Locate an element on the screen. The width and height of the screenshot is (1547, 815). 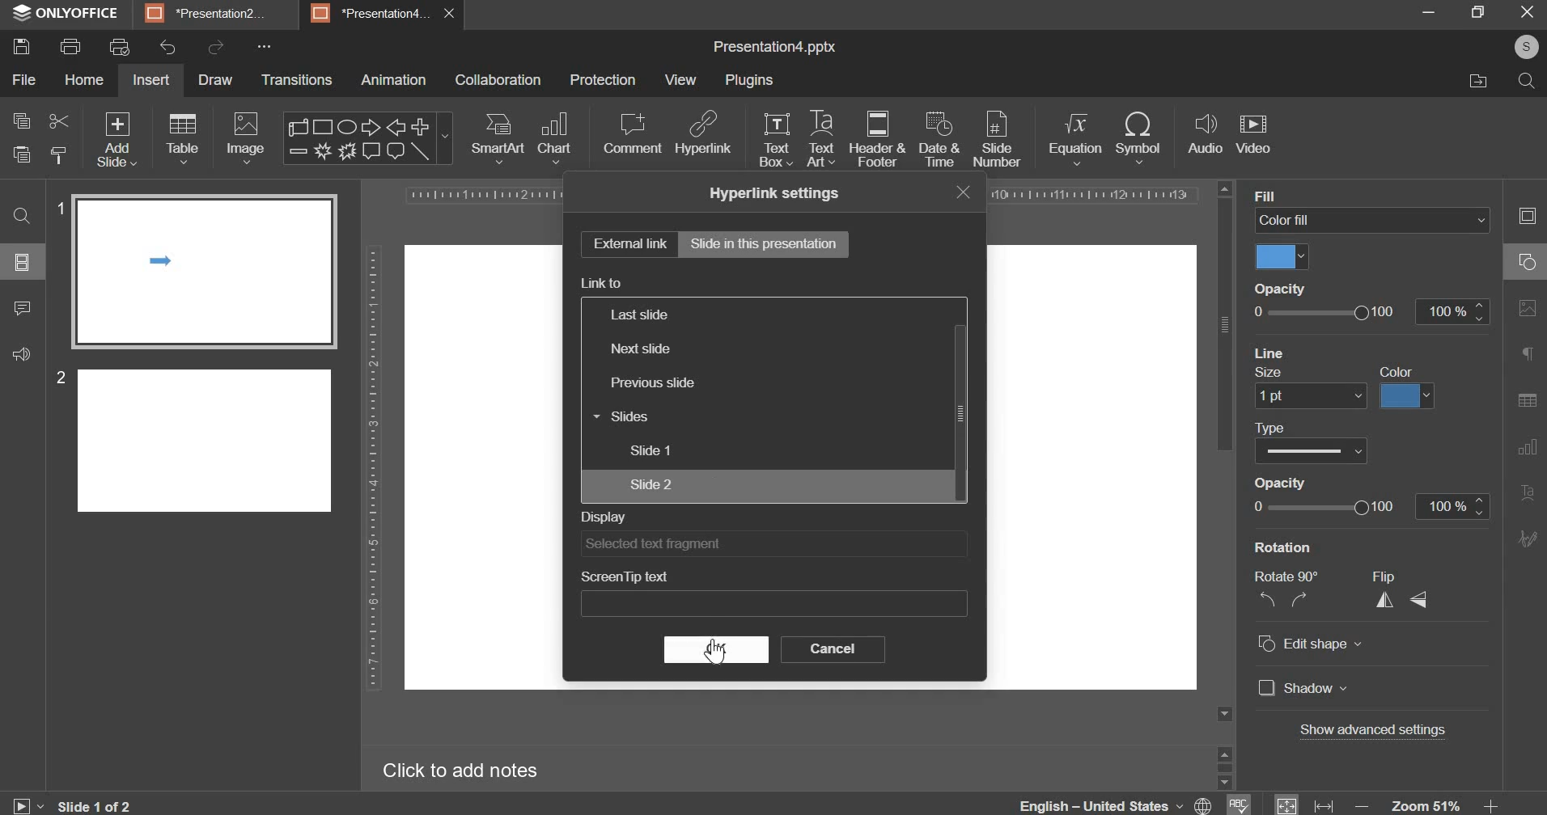
draw is located at coordinates (214, 79).